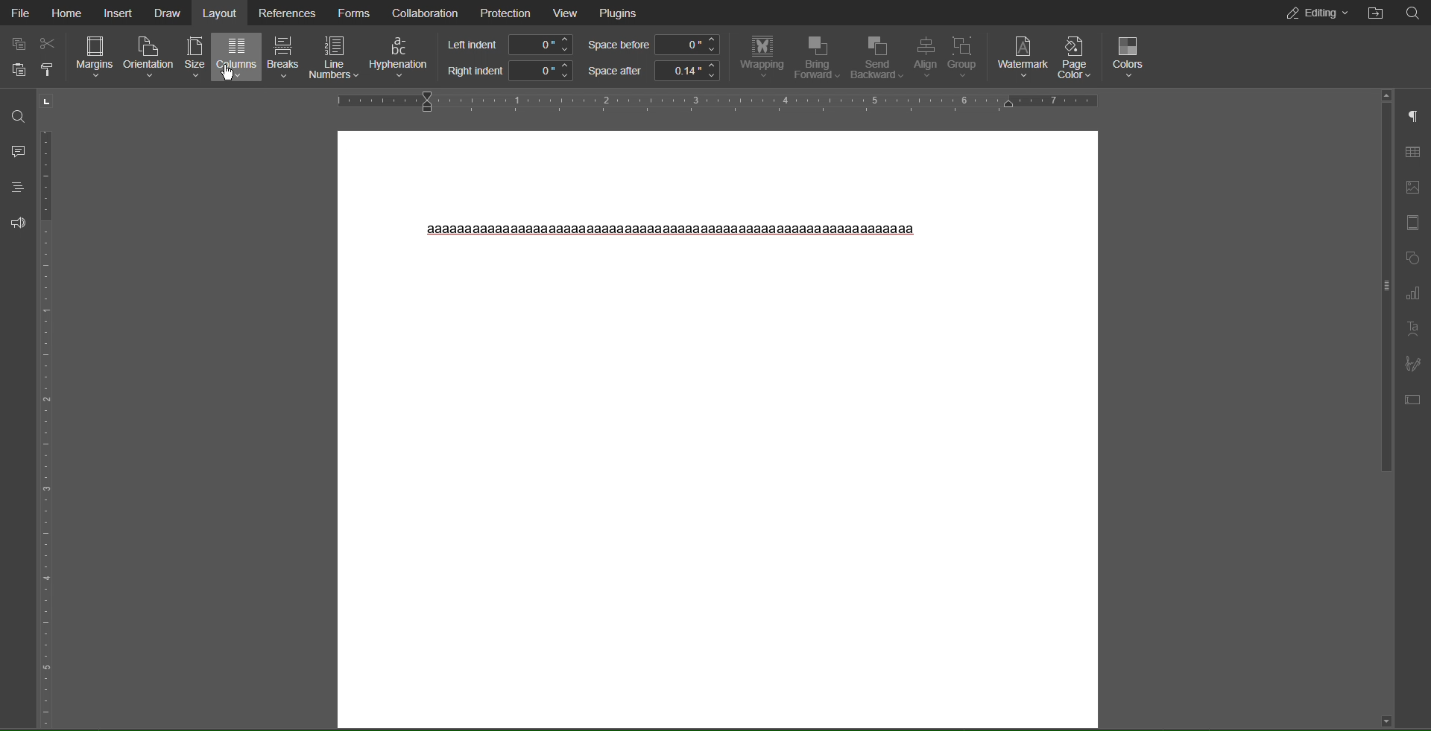  I want to click on Wrapping, so click(759, 58).